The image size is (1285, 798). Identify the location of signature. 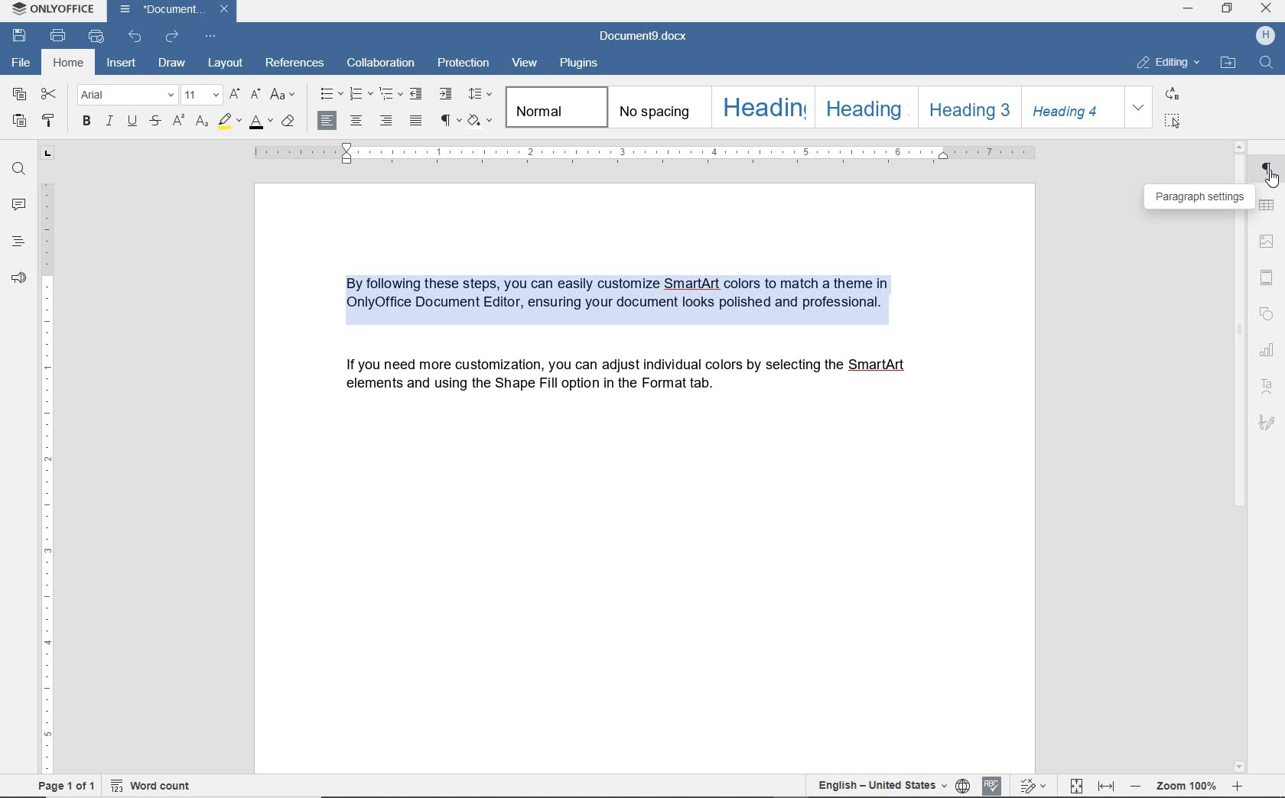
(1266, 425).